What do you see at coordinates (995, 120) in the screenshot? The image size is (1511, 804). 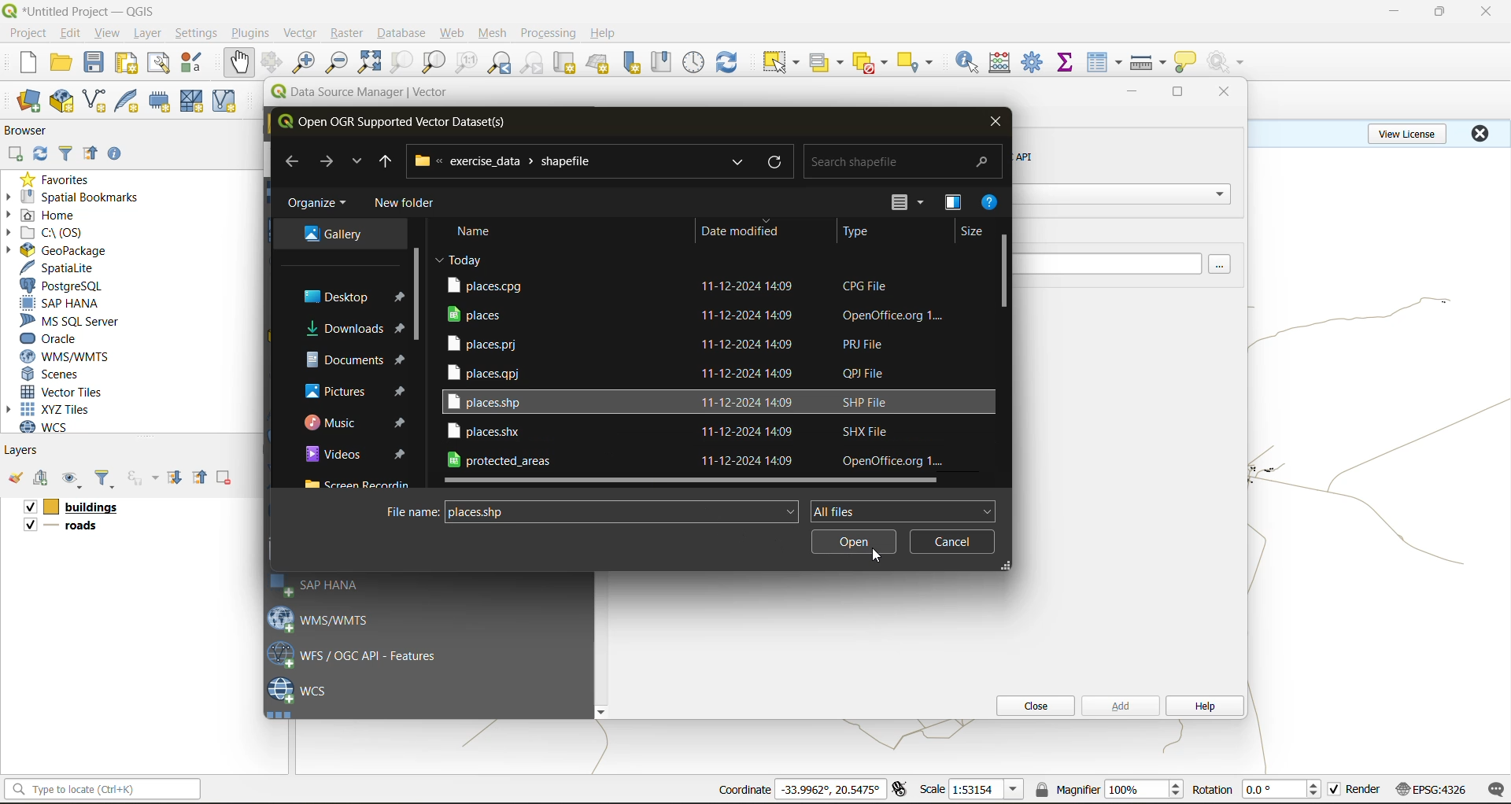 I see `close` at bounding box center [995, 120].